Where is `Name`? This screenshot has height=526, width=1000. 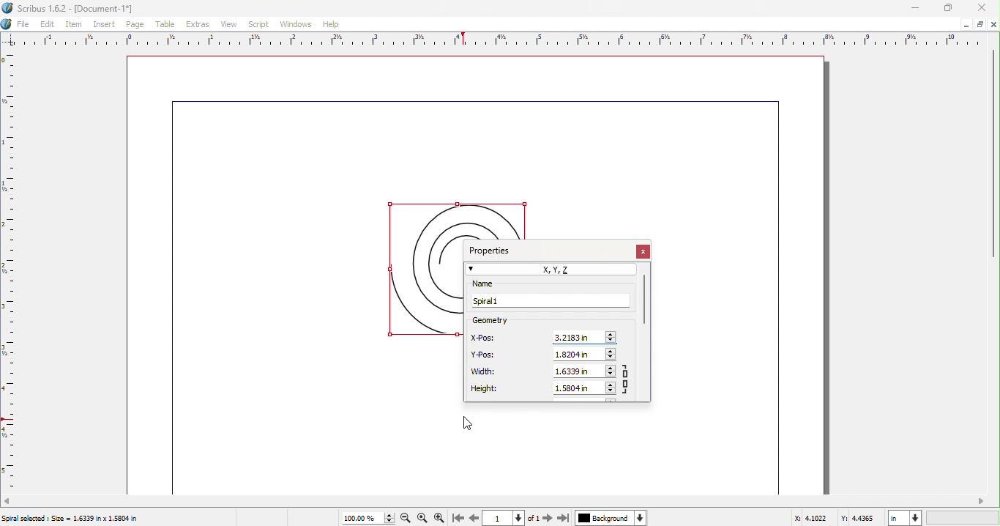 Name is located at coordinates (499, 284).